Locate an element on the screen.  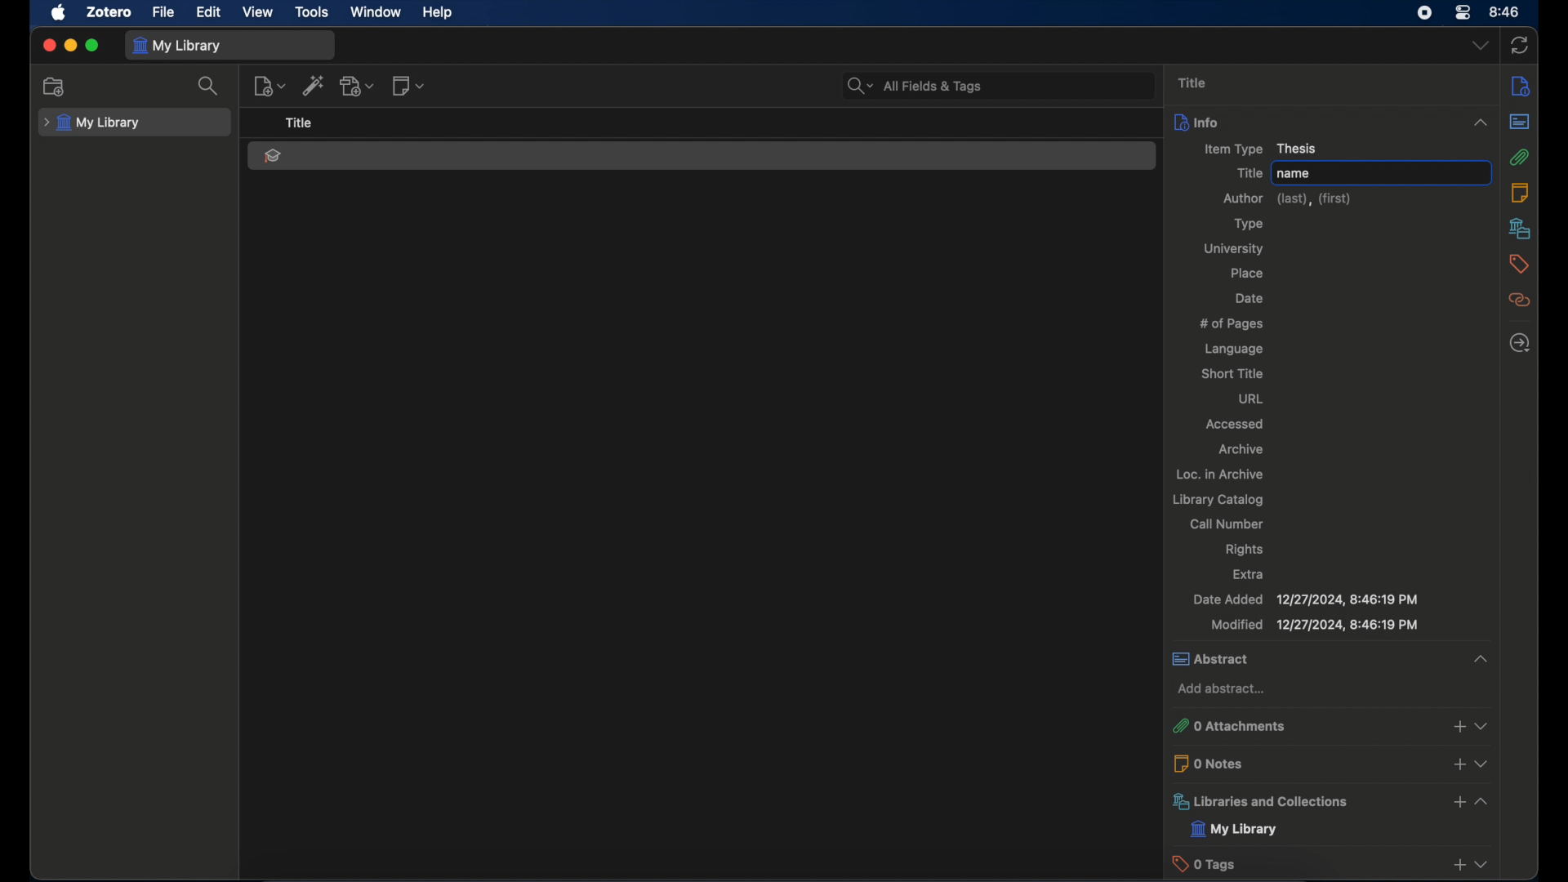
abstract is located at coordinates (1520, 122).